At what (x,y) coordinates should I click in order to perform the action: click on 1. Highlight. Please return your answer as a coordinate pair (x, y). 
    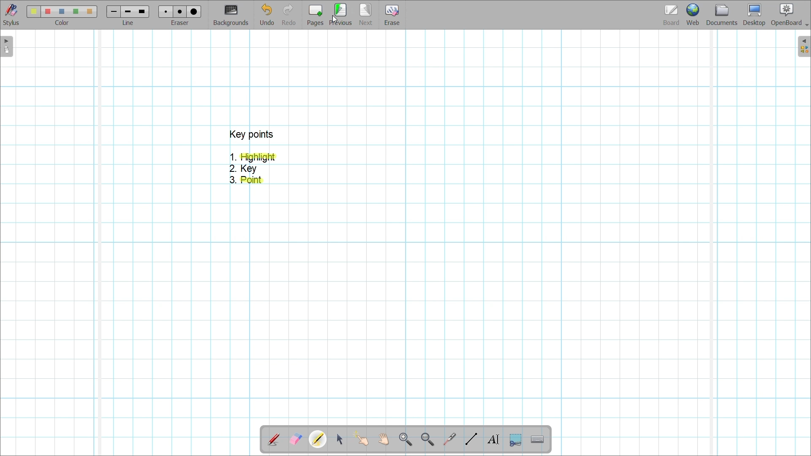
    Looking at the image, I should click on (254, 157).